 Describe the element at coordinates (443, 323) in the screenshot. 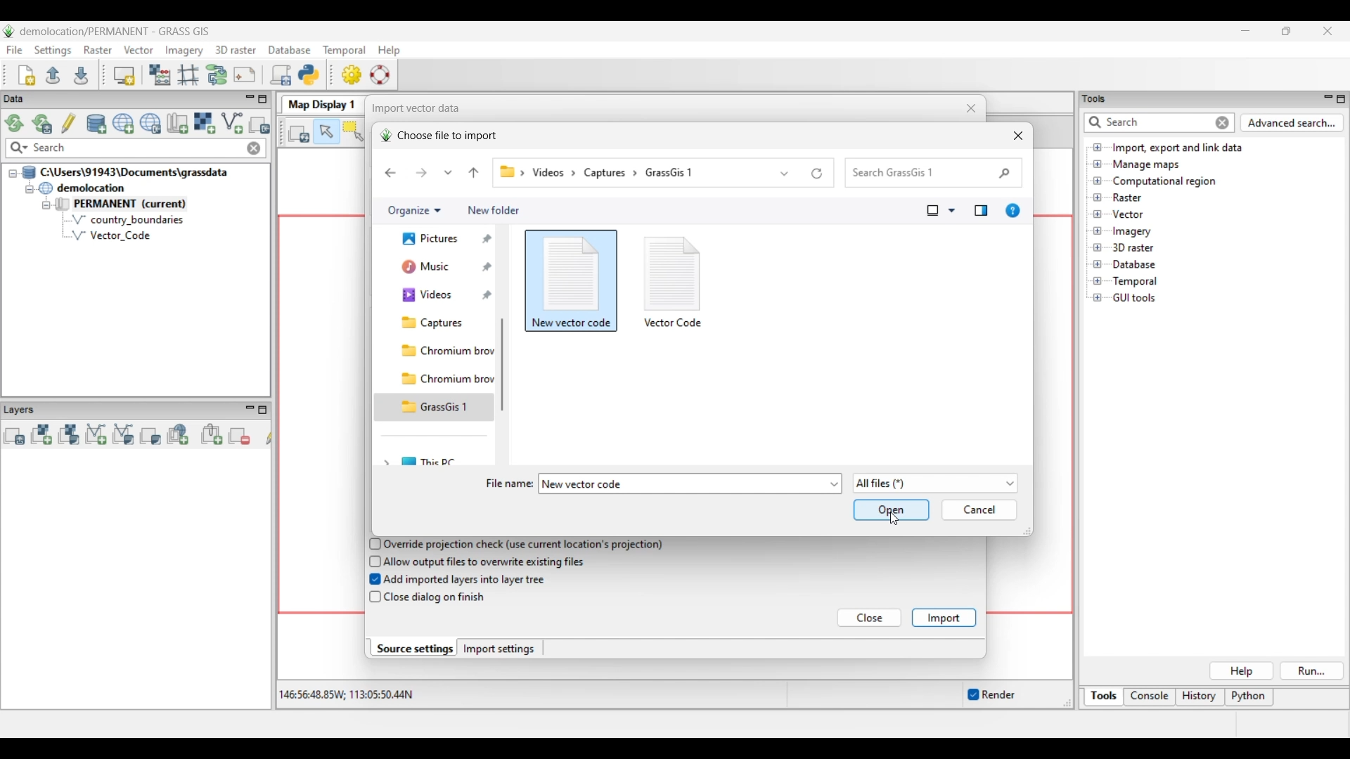

I see `Videos folder` at that location.